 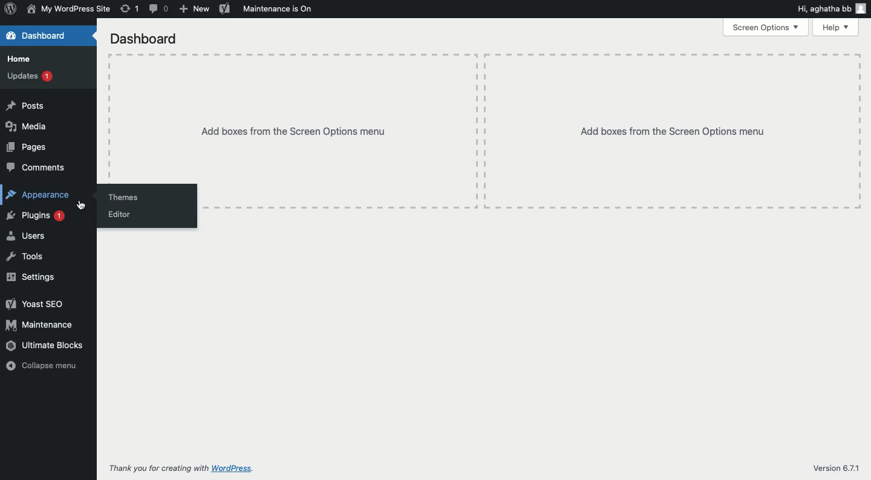 What do you see at coordinates (766, 27) in the screenshot?
I see `Screen options` at bounding box center [766, 27].